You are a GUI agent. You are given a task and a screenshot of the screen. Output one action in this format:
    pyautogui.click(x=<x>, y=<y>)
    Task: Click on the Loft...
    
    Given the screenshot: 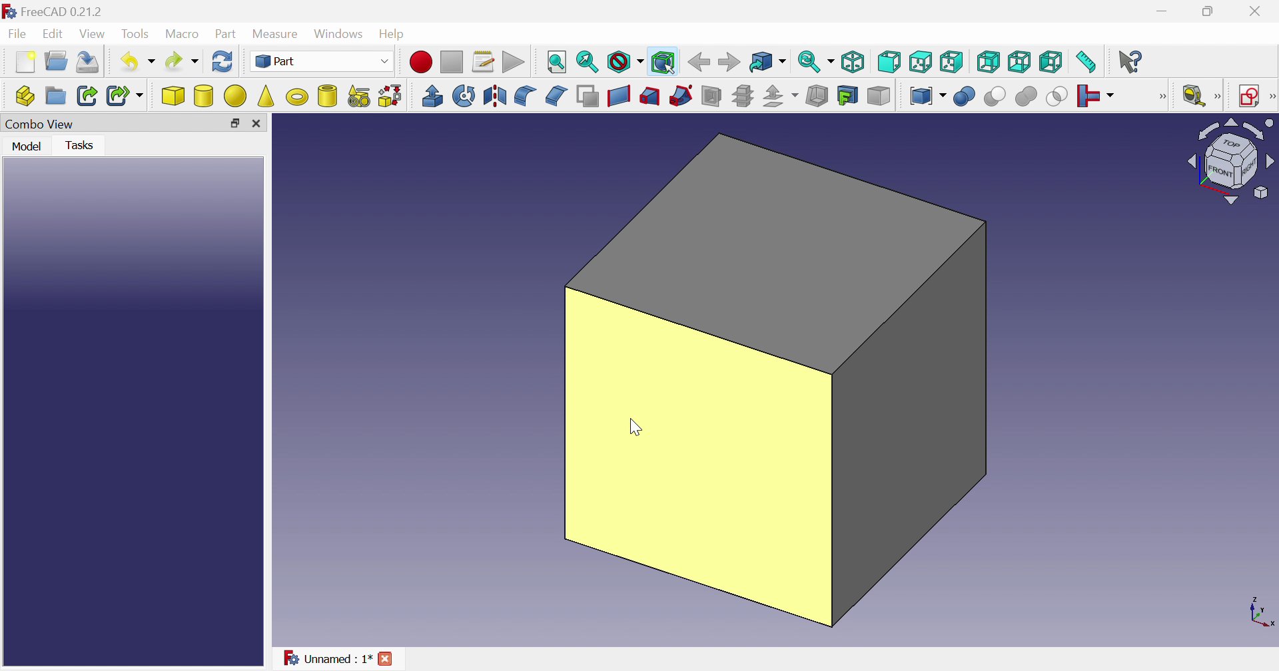 What is the action you would take?
    pyautogui.click(x=649, y=97)
    